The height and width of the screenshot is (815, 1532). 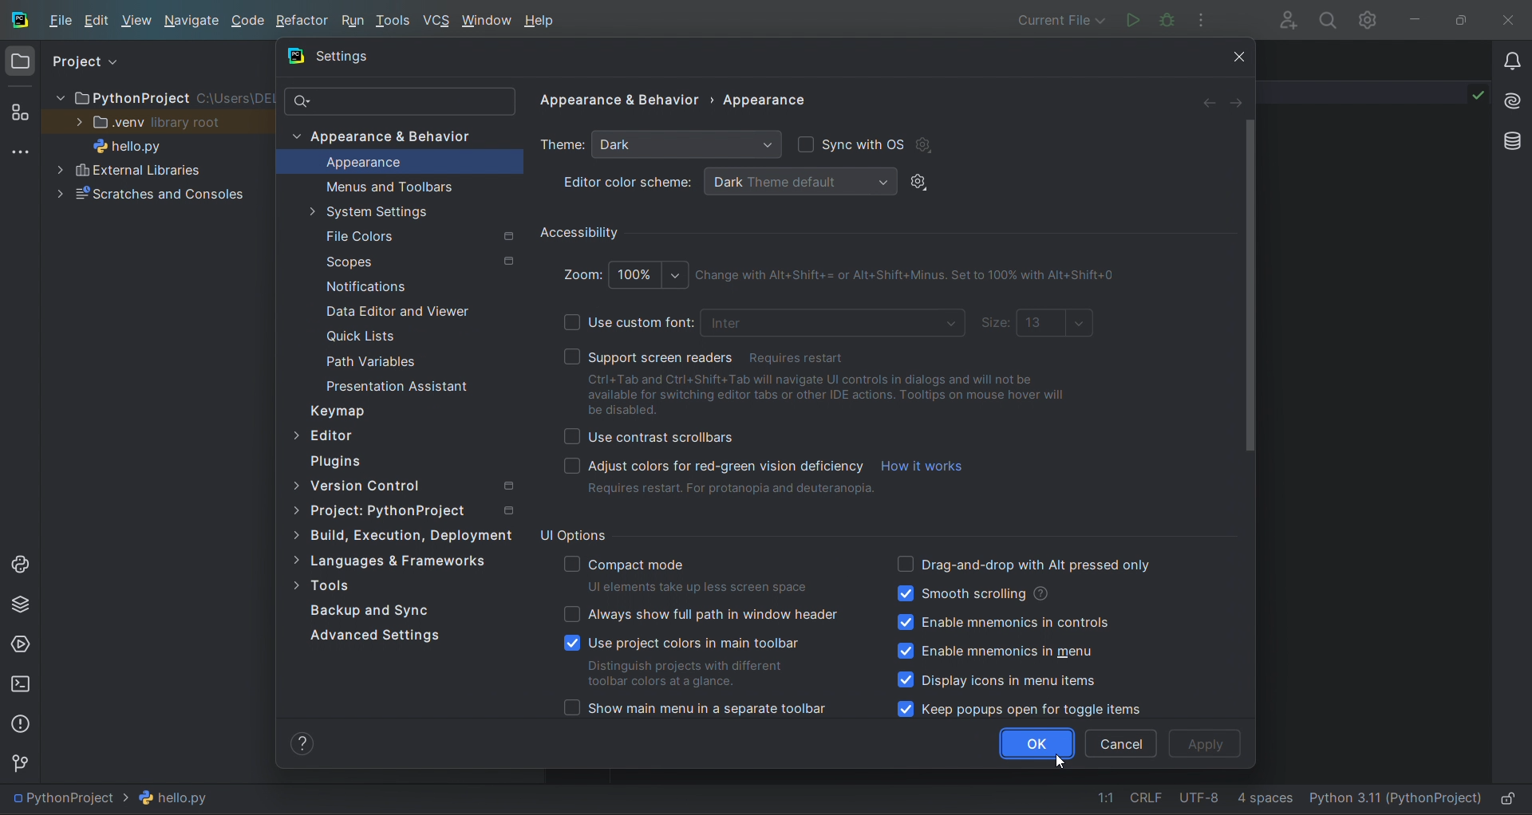 What do you see at coordinates (800, 182) in the screenshot?
I see `dropdown` at bounding box center [800, 182].